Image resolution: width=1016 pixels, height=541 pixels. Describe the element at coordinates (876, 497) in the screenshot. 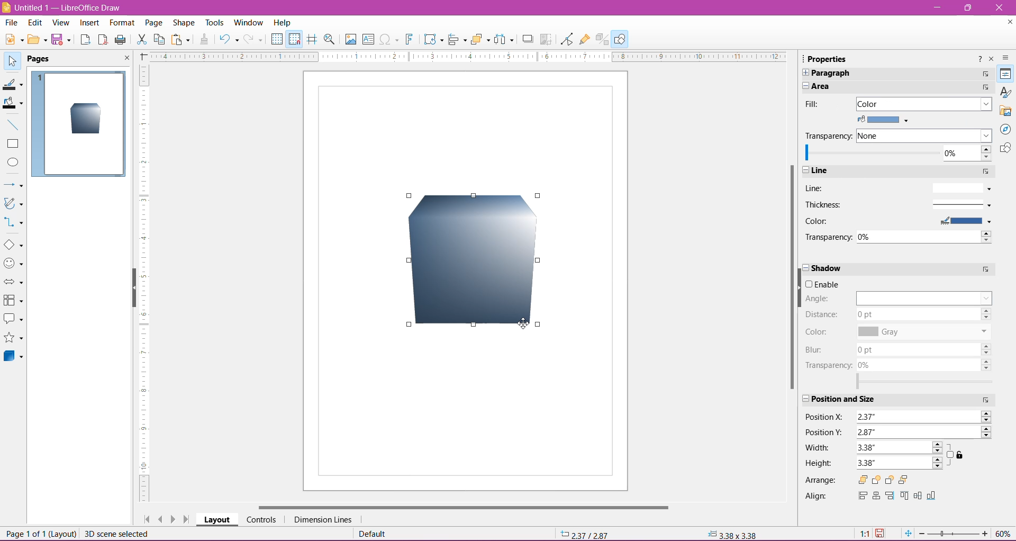

I see `Centered` at that location.